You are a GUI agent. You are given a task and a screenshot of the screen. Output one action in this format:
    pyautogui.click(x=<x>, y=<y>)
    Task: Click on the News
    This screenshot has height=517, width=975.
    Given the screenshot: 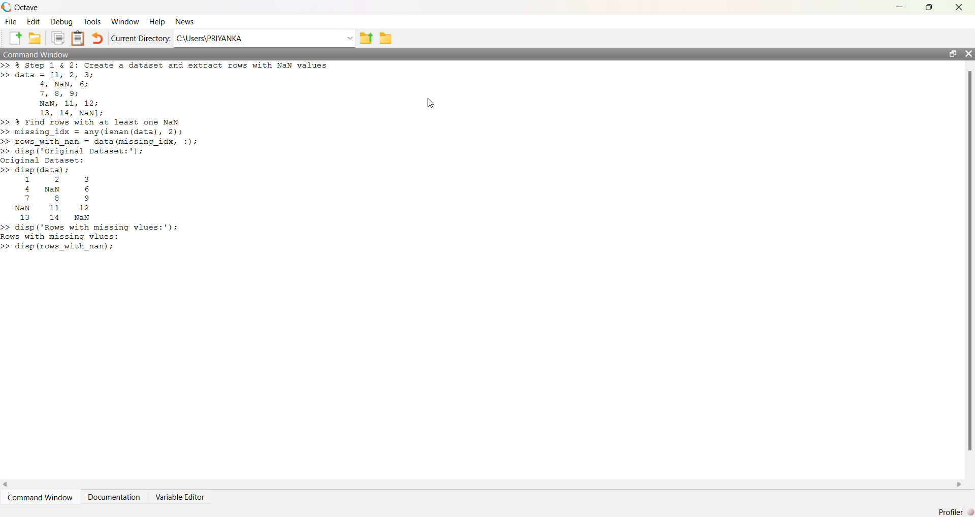 What is the action you would take?
    pyautogui.click(x=186, y=21)
    